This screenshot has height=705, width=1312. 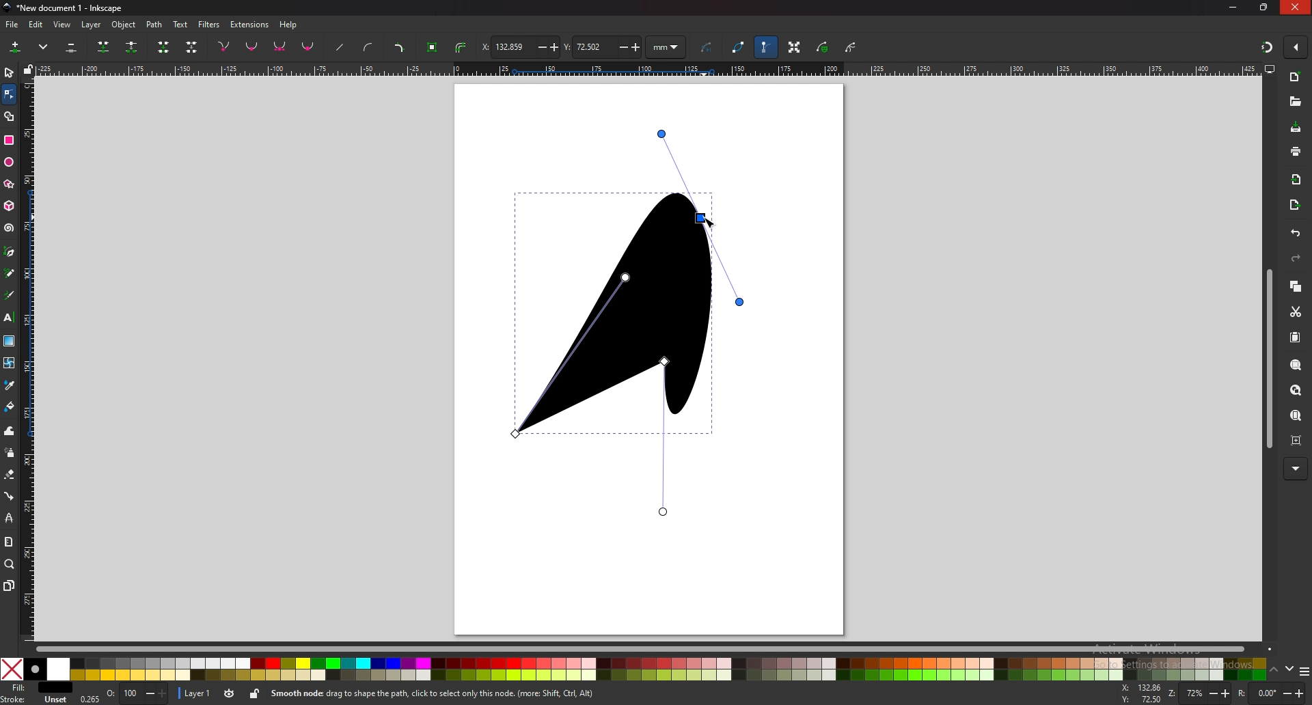 I want to click on drawing, so click(x=641, y=289).